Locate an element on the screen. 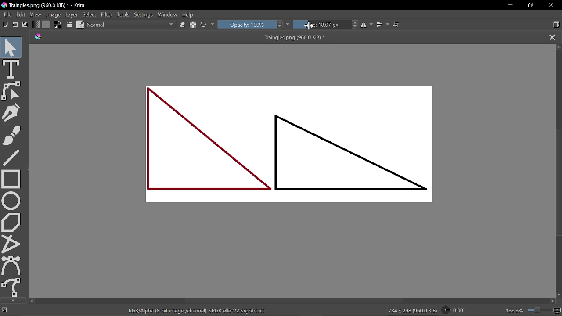  Edit is located at coordinates (21, 14).